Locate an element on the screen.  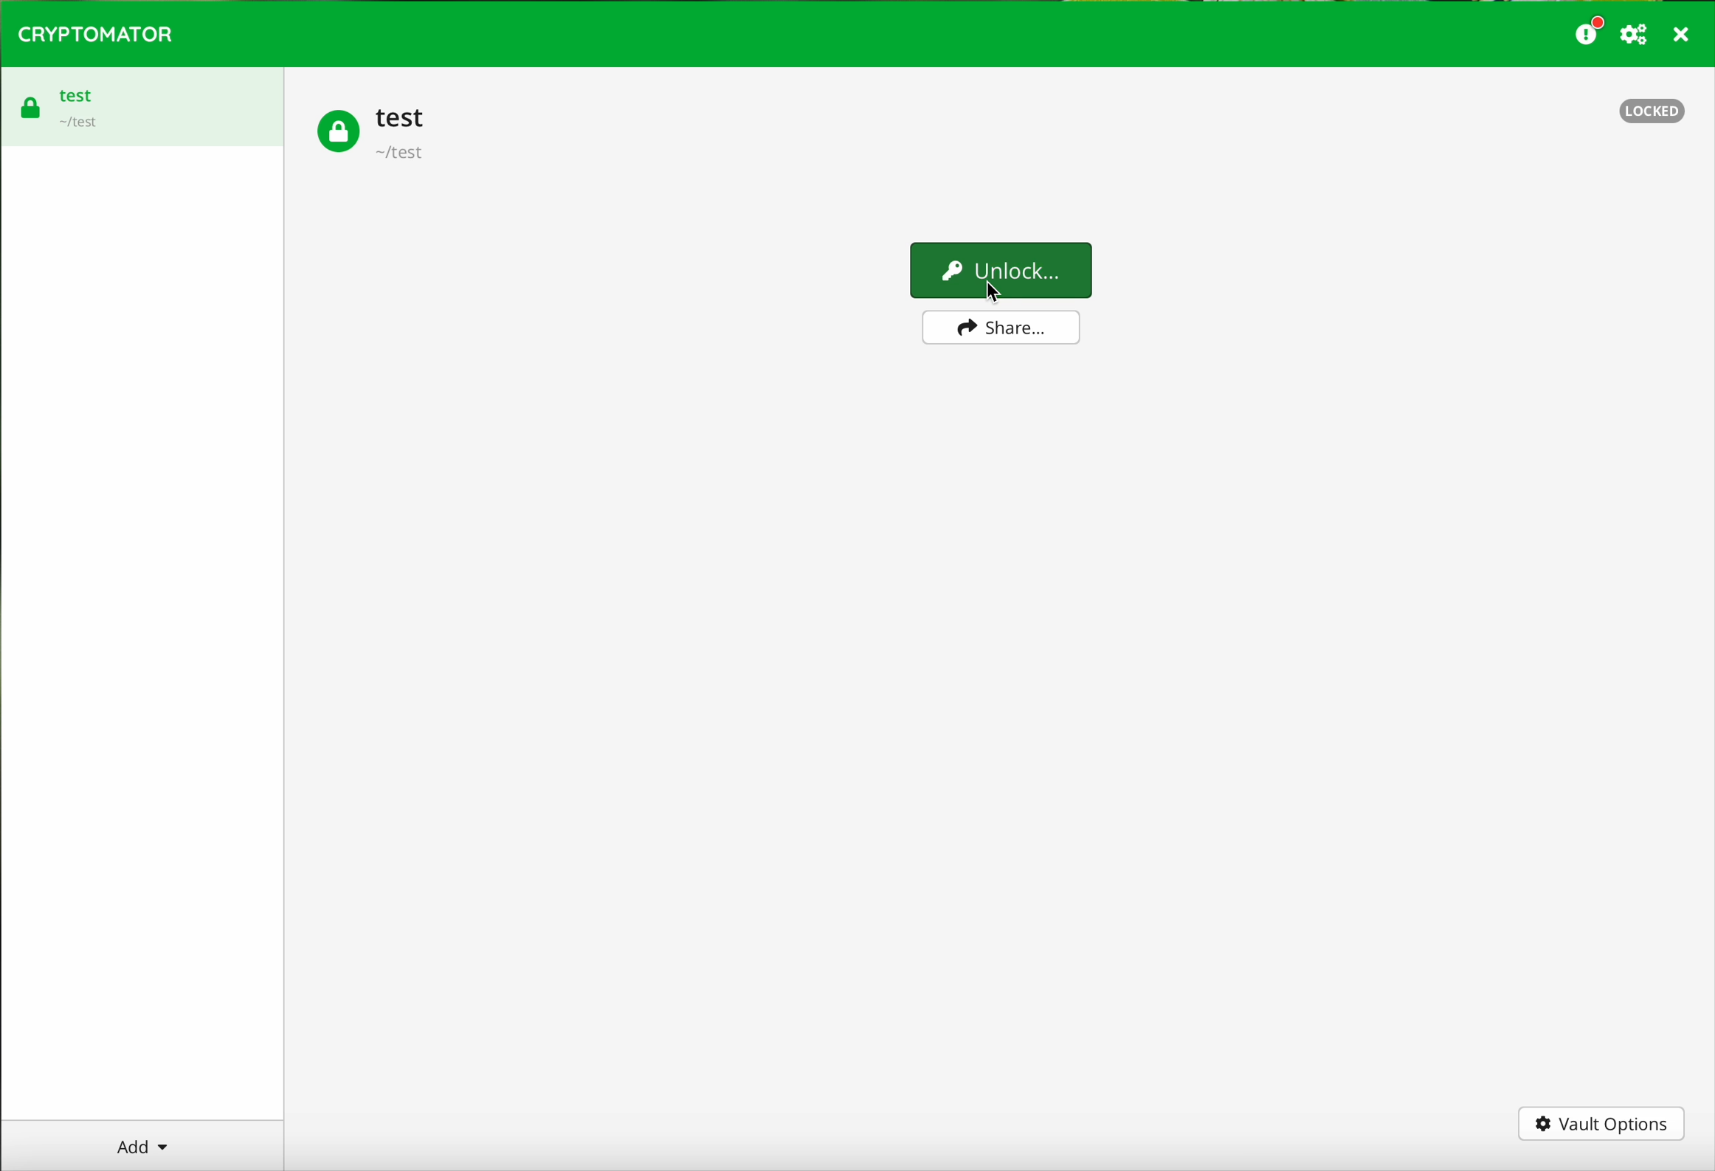
 test vault is located at coordinates (142, 105).